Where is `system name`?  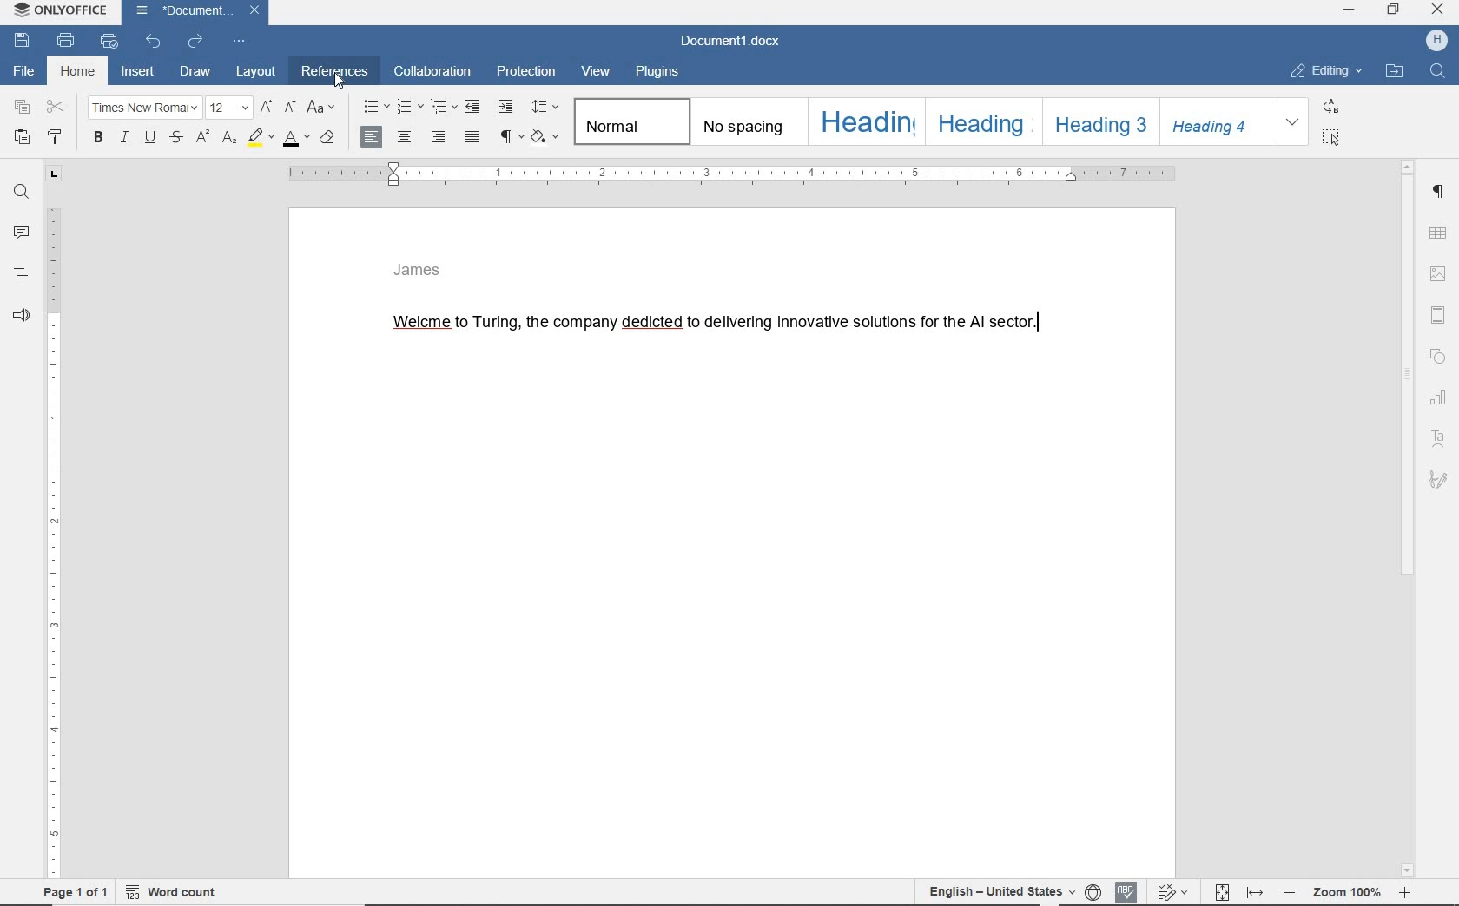 system name is located at coordinates (62, 10).